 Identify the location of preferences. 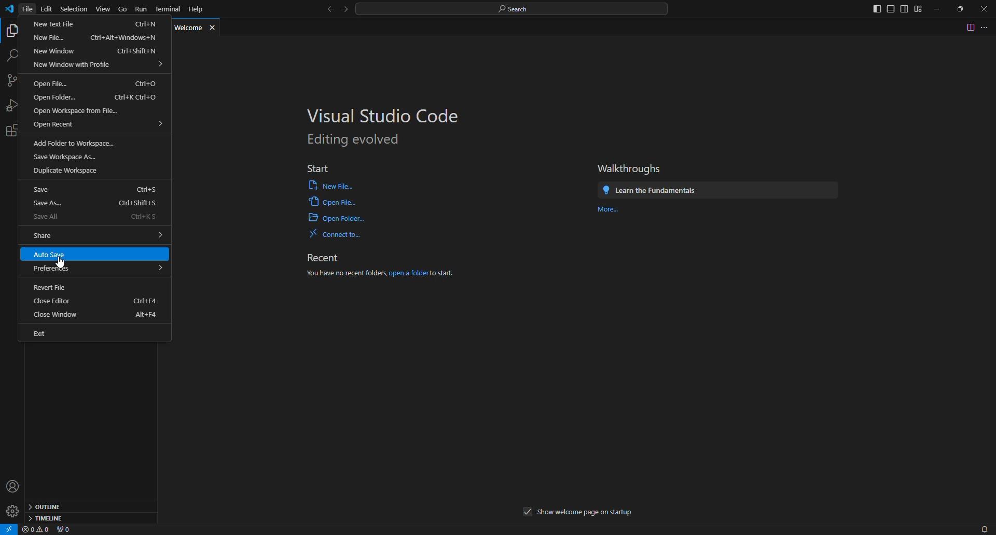
(51, 268).